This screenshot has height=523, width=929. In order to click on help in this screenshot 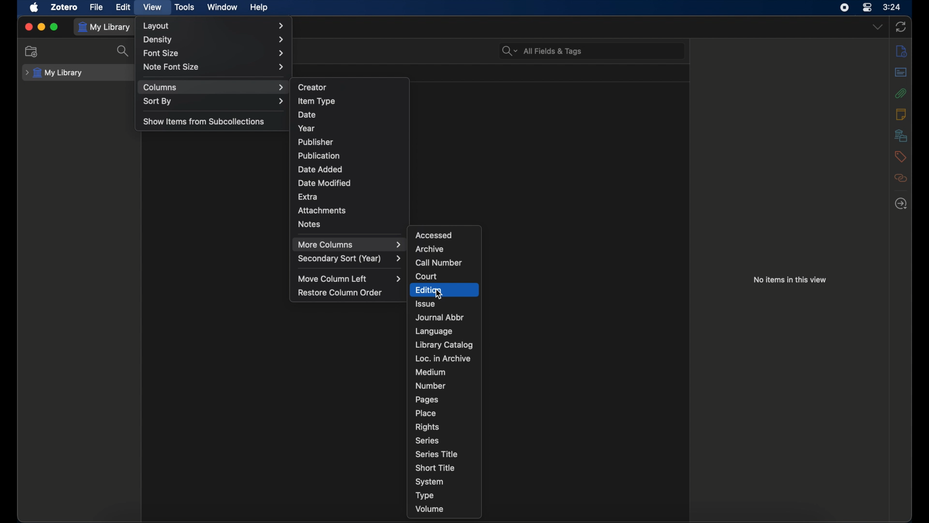, I will do `click(258, 8)`.